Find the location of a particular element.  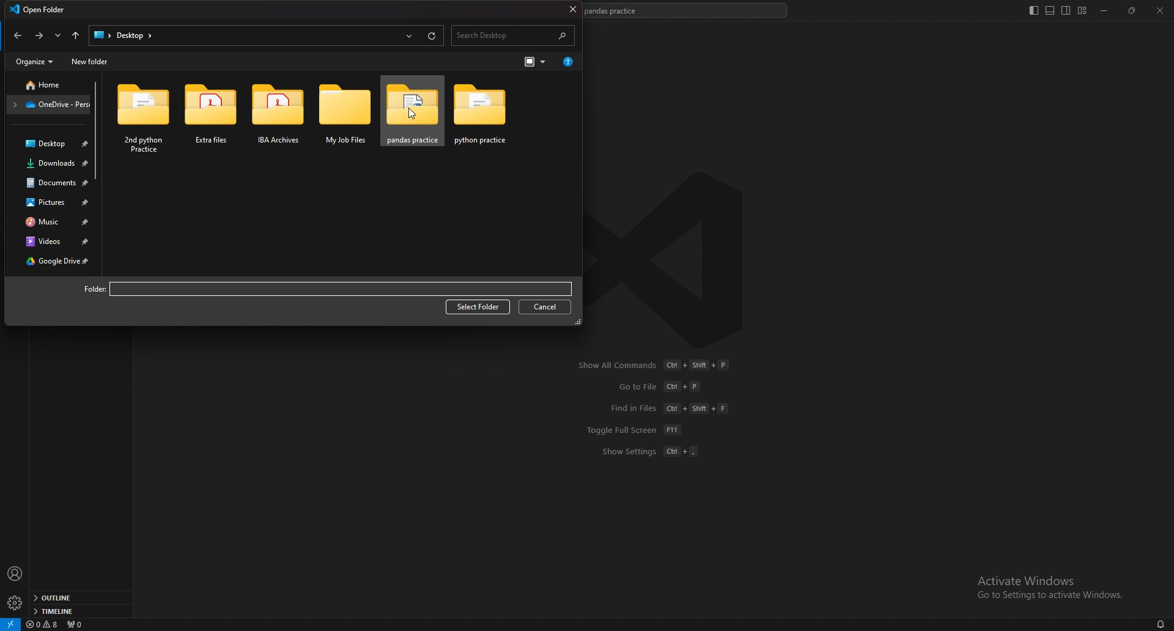

my job files is located at coordinates (341, 116).